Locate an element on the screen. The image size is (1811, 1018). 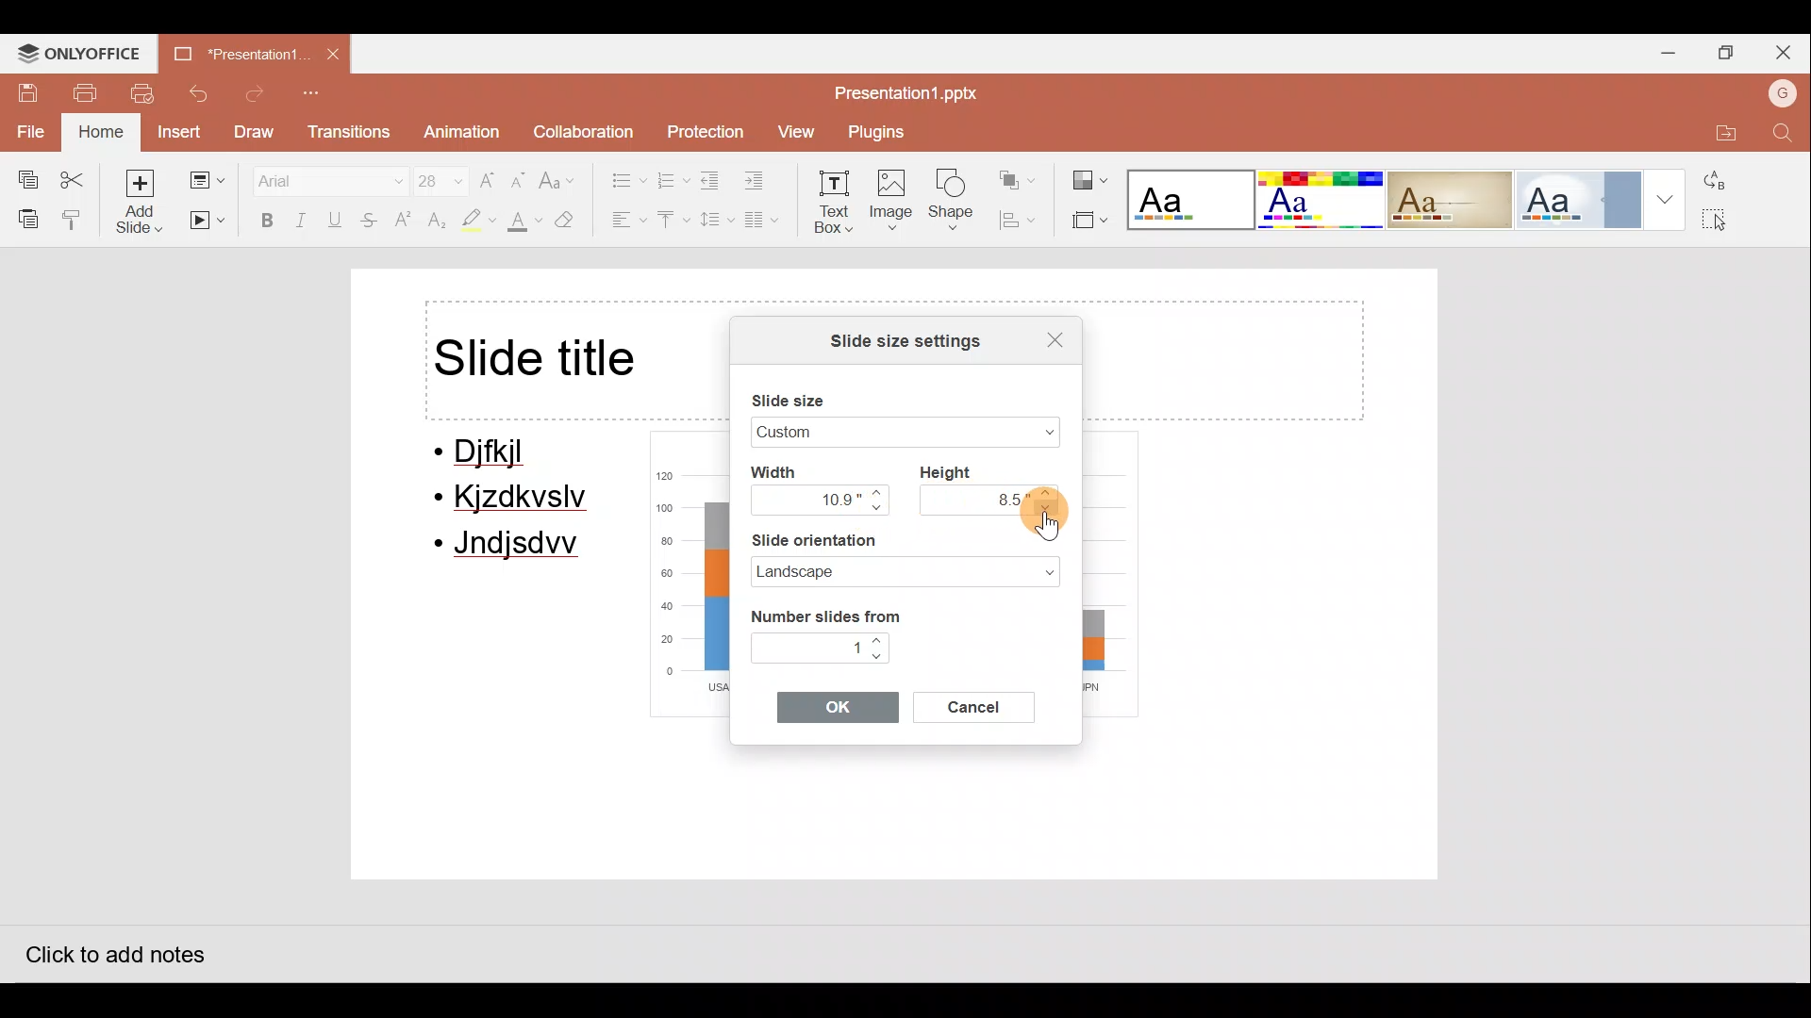
Insert is located at coordinates (177, 131).